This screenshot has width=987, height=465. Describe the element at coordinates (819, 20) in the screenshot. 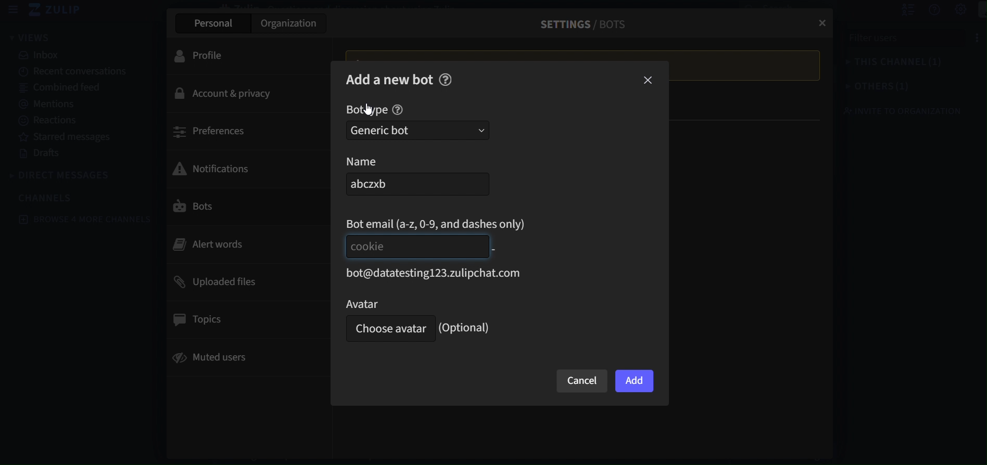

I see `close` at that location.